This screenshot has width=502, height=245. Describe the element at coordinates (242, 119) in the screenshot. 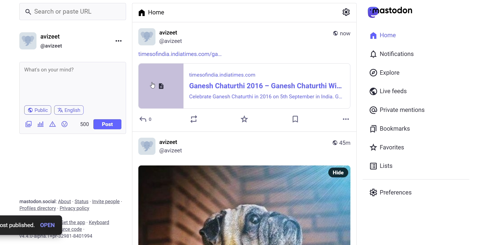

I see `favorite` at that location.